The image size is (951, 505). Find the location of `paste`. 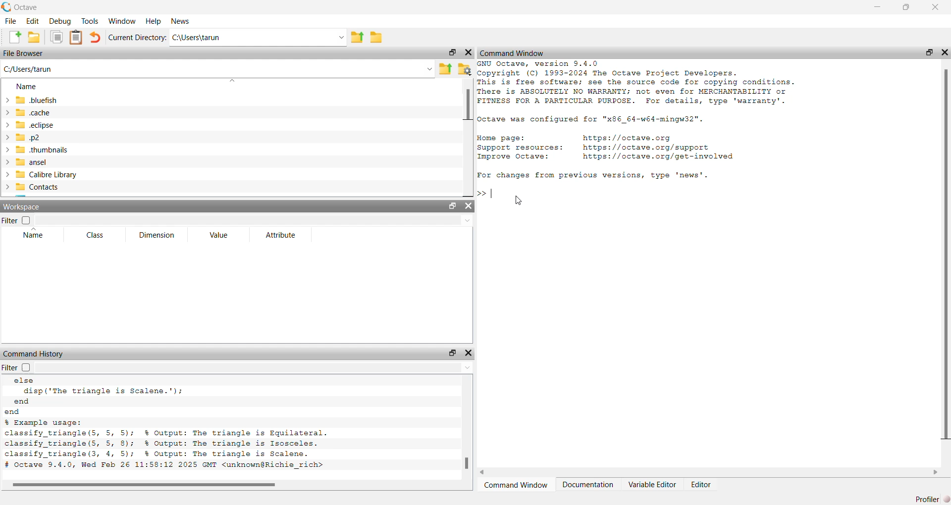

paste is located at coordinates (76, 38).